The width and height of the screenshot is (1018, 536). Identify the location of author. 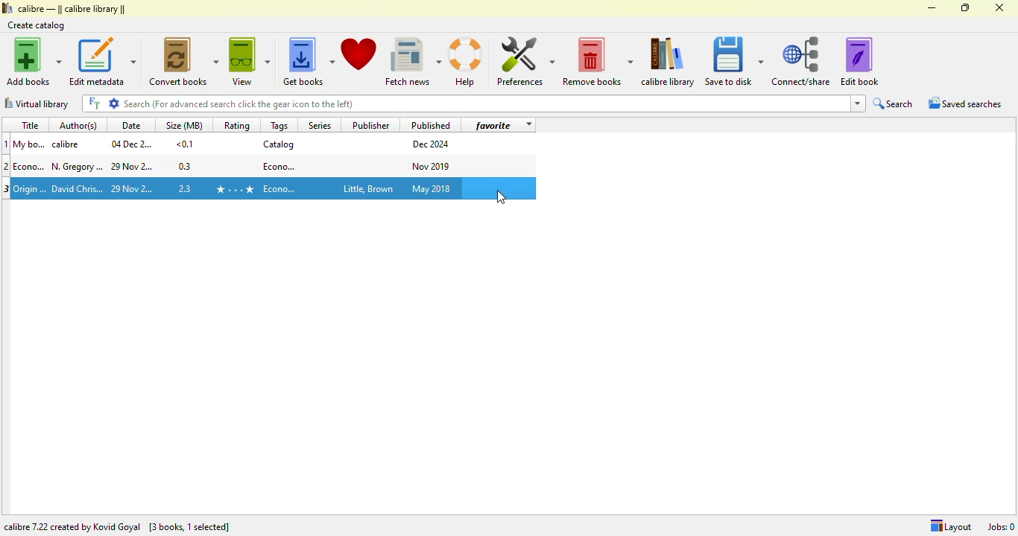
(78, 167).